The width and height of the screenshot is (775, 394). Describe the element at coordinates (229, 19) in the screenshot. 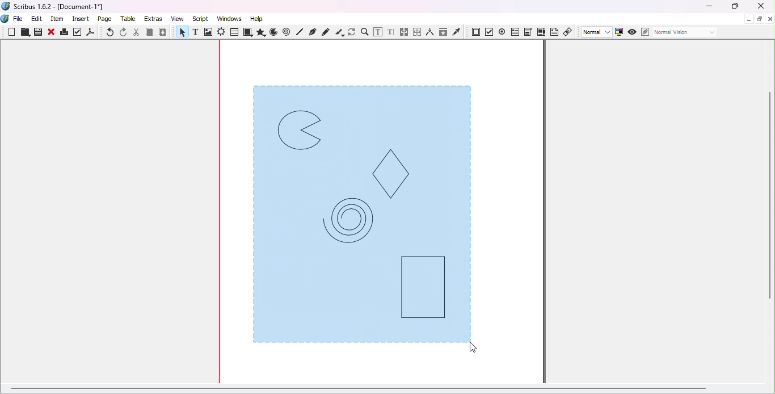

I see `Windows` at that location.